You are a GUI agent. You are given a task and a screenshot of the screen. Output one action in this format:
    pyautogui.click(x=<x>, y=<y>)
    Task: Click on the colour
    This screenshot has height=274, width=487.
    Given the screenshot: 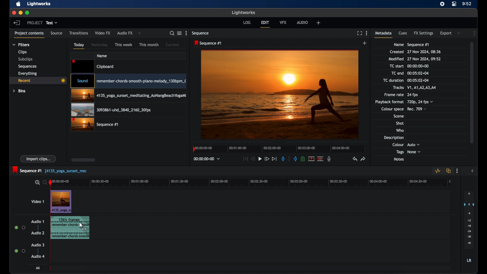 What is the action you would take?
    pyautogui.click(x=398, y=144)
    